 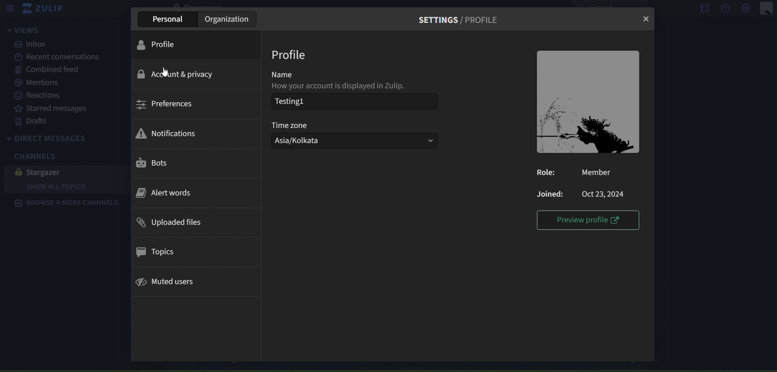 I want to click on bots, so click(x=153, y=164).